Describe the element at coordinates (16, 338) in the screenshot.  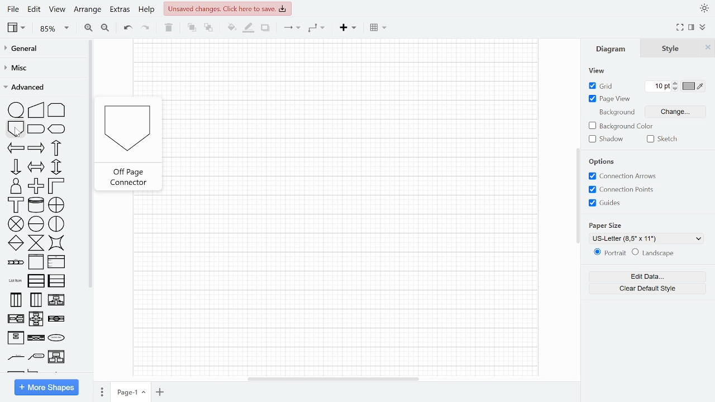
I see `mind map` at that location.